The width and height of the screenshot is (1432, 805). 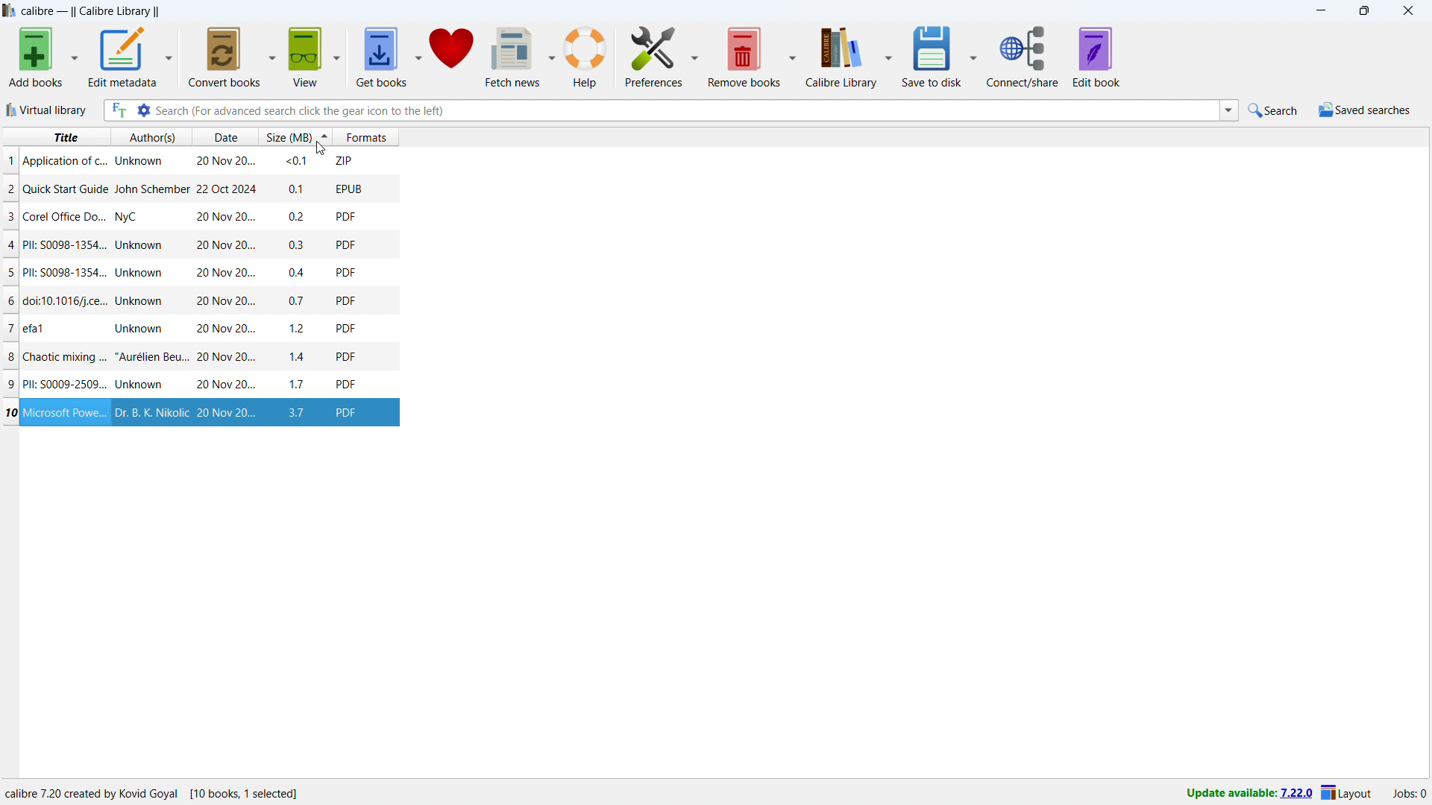 What do you see at coordinates (152, 136) in the screenshot?
I see `authors` at bounding box center [152, 136].